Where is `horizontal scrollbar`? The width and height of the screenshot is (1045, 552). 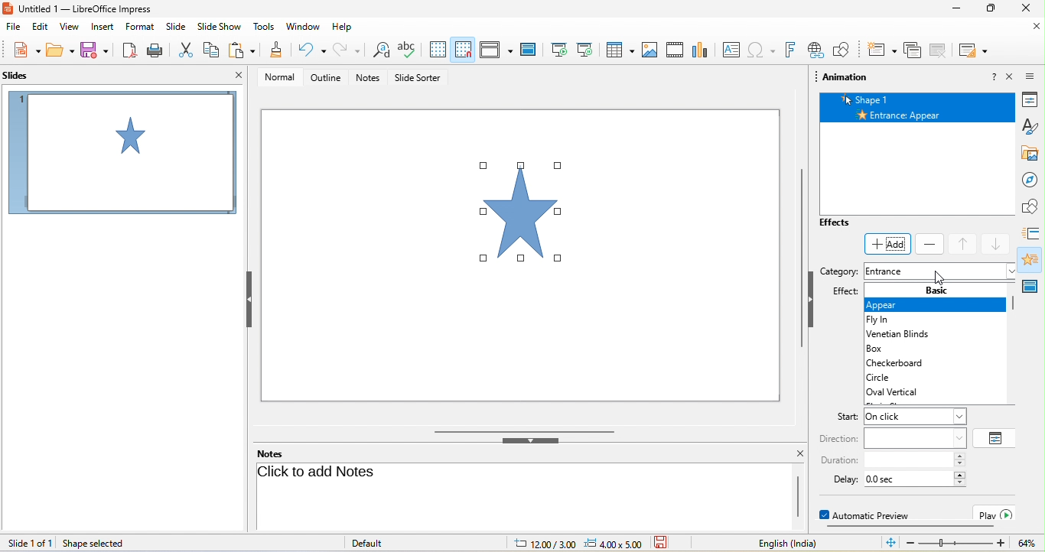
horizontal scrollbar is located at coordinates (526, 430).